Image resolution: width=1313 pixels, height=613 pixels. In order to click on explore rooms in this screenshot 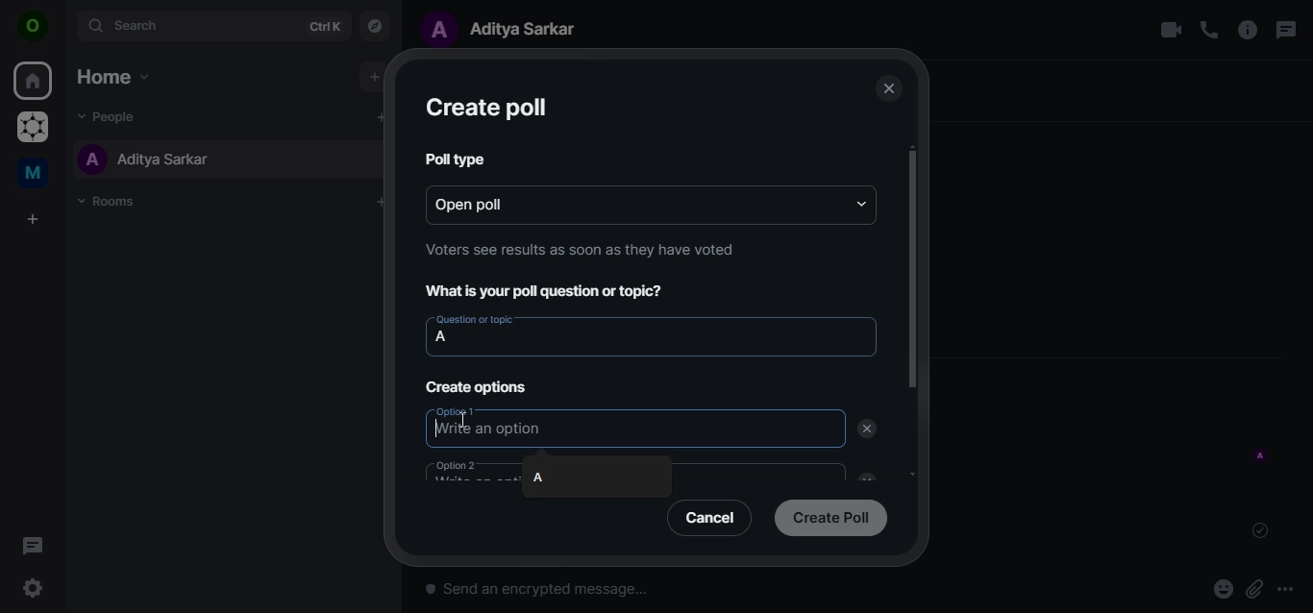, I will do `click(376, 24)`.